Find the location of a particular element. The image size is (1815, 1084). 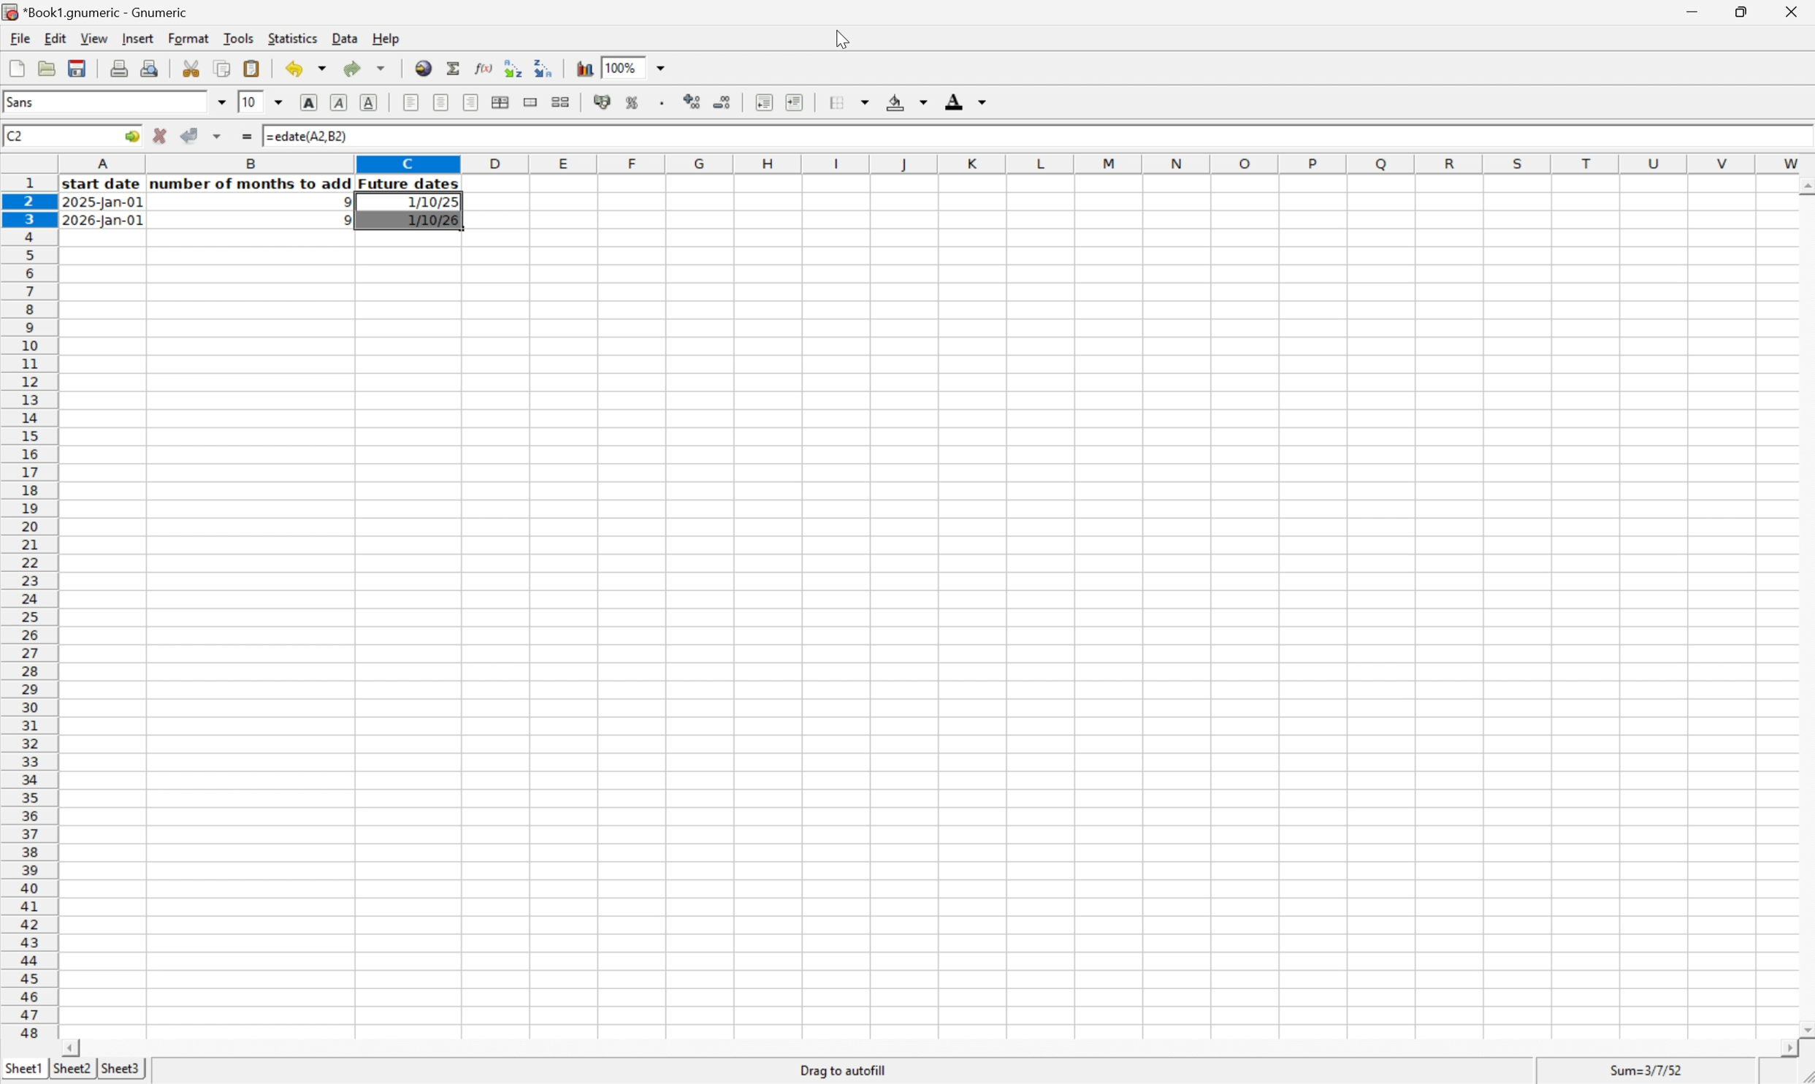

9 is located at coordinates (342, 202).